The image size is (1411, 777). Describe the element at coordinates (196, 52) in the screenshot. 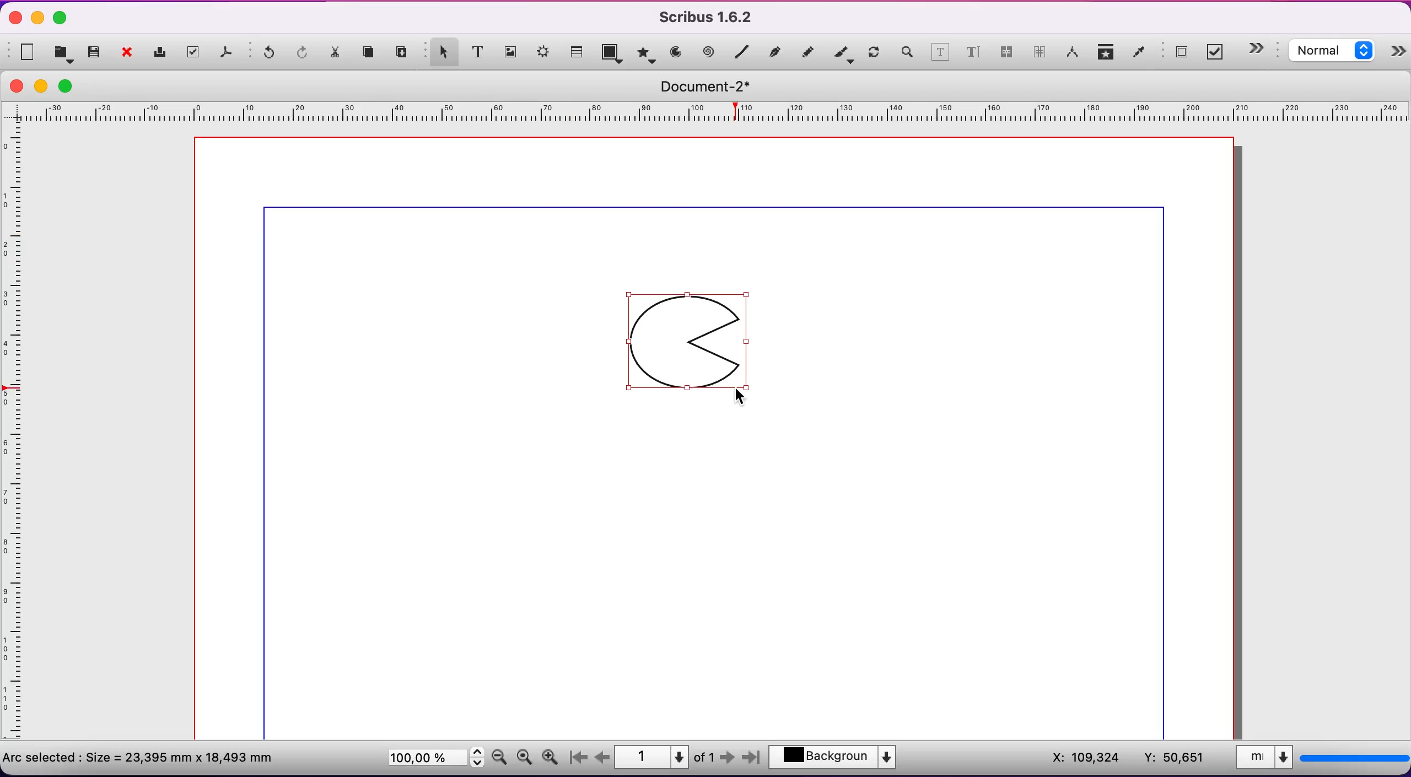

I see `preflight verifier` at that location.